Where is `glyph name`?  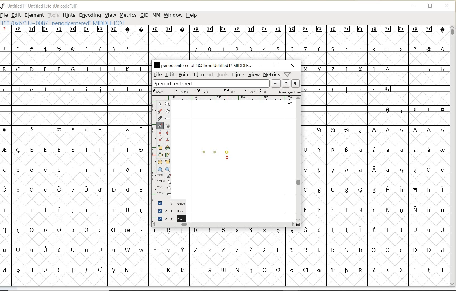
glyph name is located at coordinates (203, 65).